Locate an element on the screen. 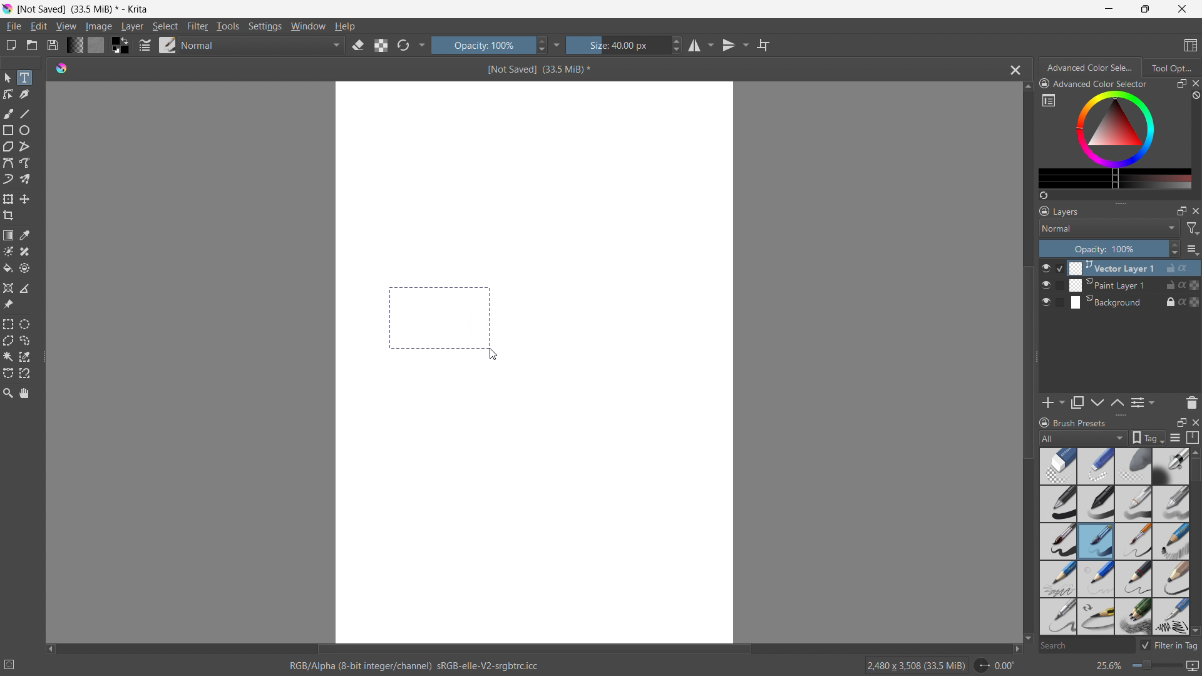 The height and width of the screenshot is (676, 1202). layer is located at coordinates (132, 26).